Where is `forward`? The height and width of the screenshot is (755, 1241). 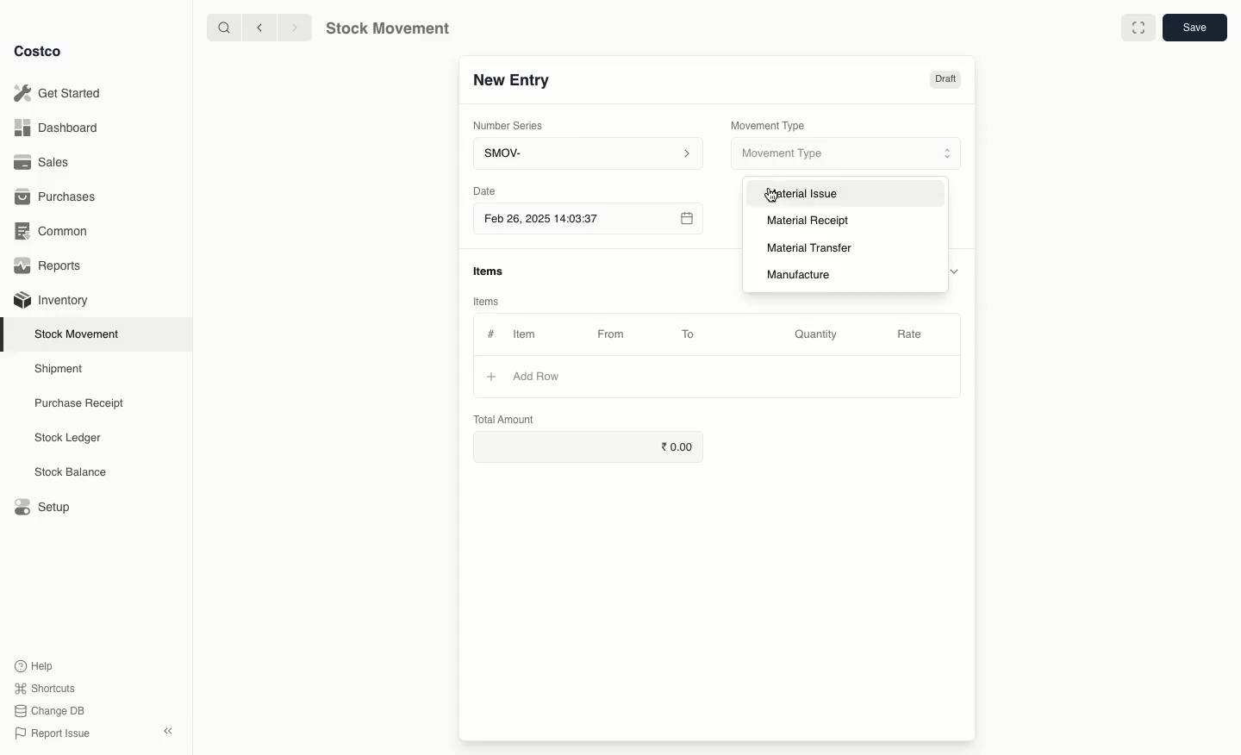
forward is located at coordinates (290, 27).